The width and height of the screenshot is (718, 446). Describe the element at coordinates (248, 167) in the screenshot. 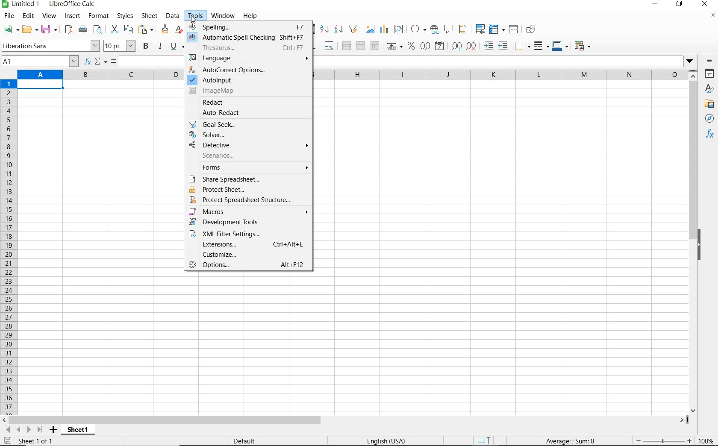

I see `forms` at that location.